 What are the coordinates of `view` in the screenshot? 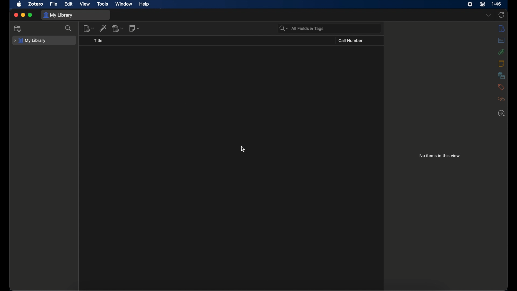 It's located at (84, 4).